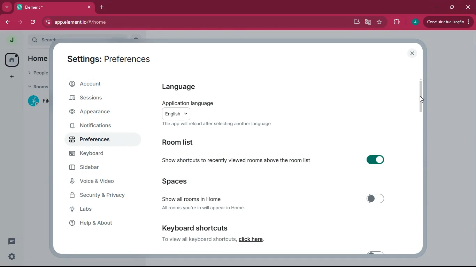 This screenshot has width=476, height=267. I want to click on voice, so click(96, 182).